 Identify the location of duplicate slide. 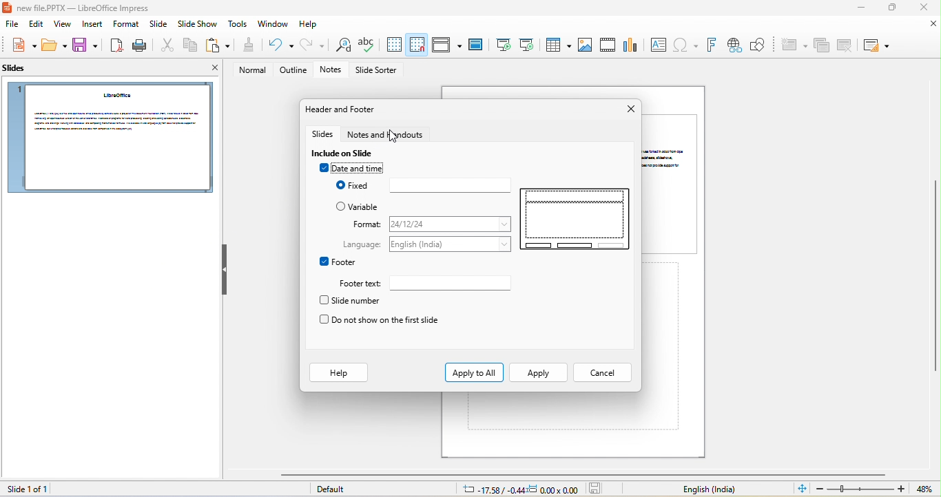
(822, 46).